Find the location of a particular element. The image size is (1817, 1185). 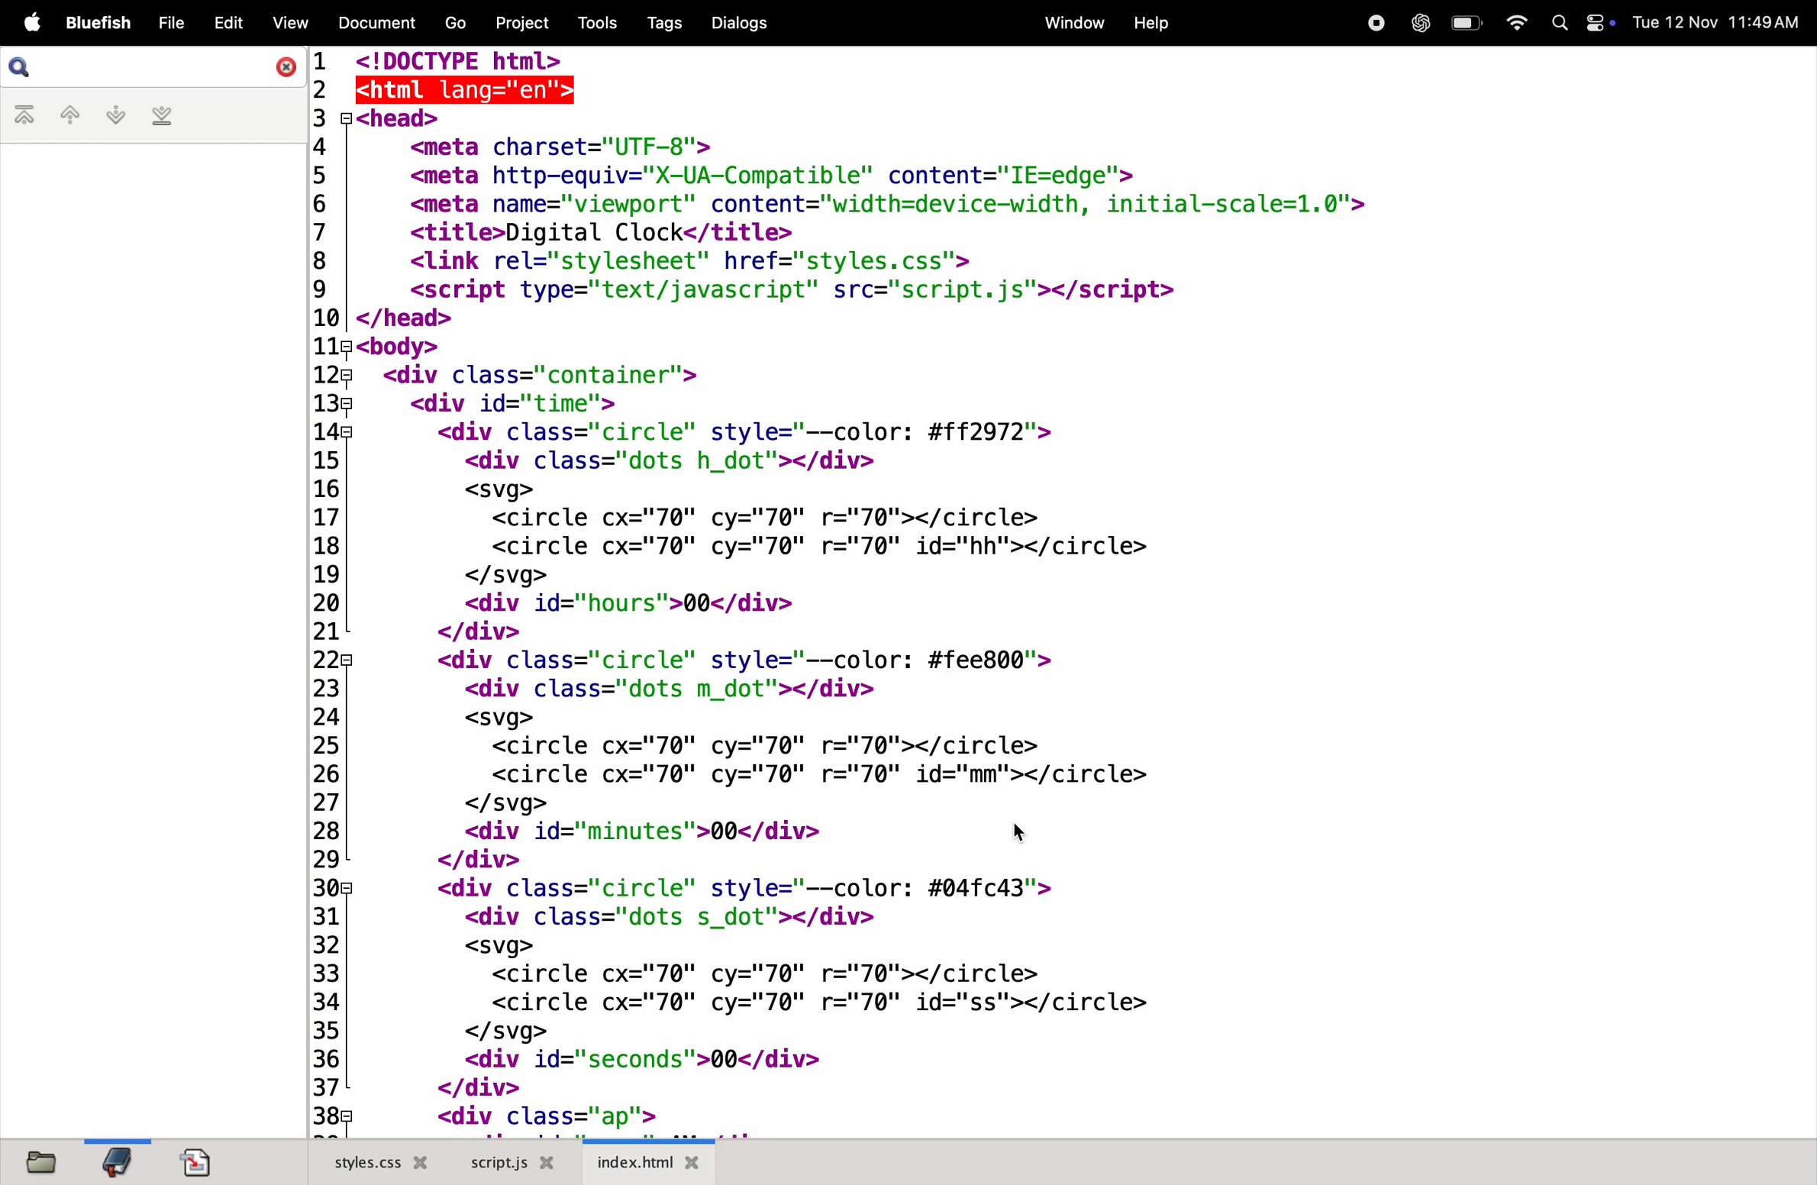

import doc is located at coordinates (195, 1161).